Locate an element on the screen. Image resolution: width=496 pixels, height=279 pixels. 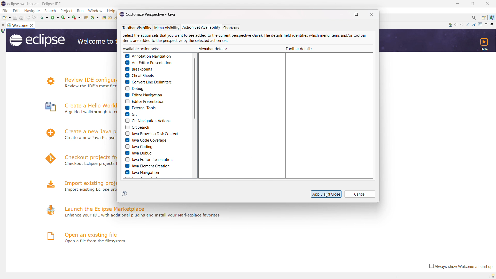
open type is located at coordinates (104, 18).